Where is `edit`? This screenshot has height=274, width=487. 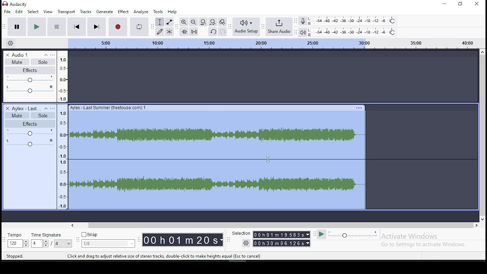 edit is located at coordinates (19, 12).